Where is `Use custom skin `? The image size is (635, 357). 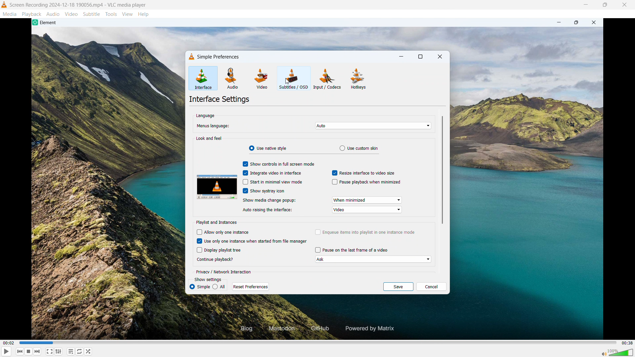 Use custom skin  is located at coordinates (360, 148).